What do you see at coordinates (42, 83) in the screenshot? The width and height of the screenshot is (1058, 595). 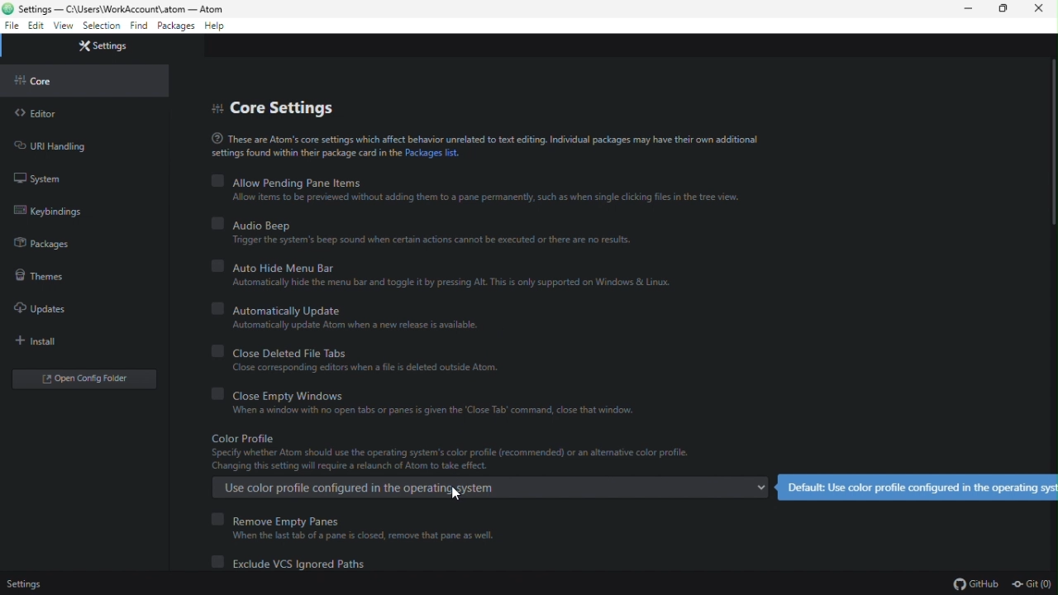 I see `core` at bounding box center [42, 83].